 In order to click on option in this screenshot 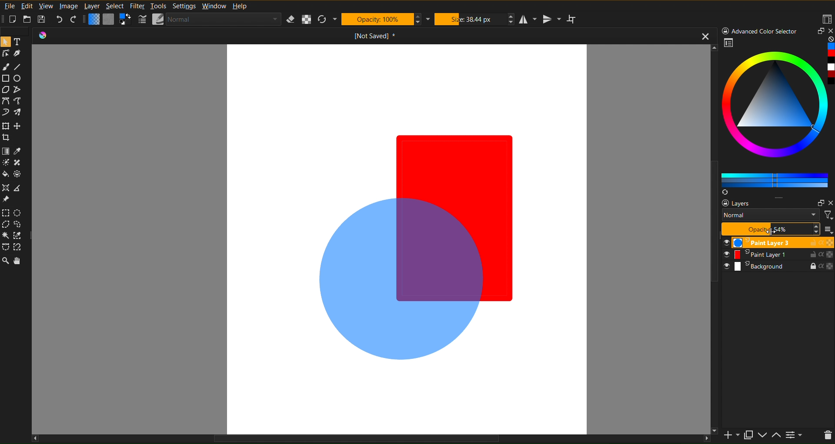, I will do `click(778, 198)`.